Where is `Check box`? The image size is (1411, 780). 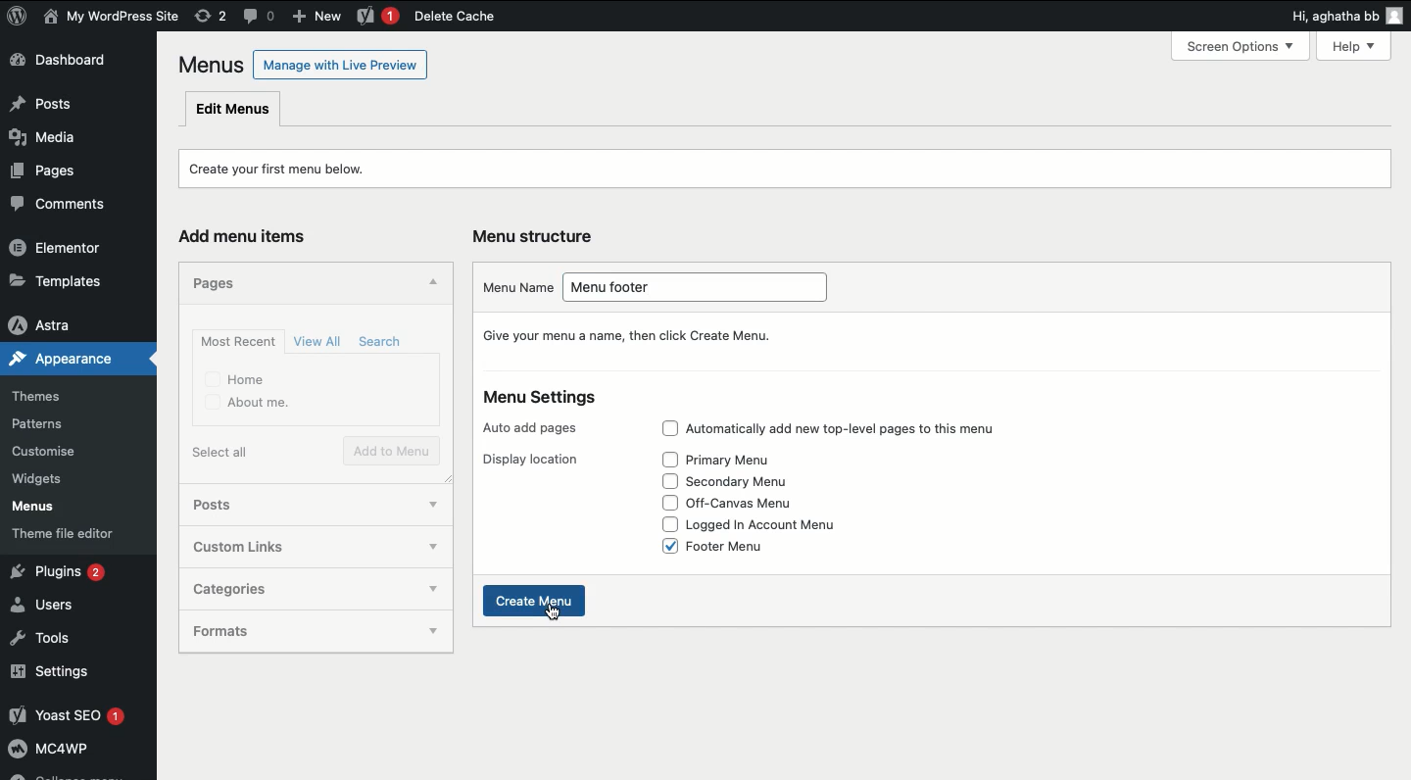 Check box is located at coordinates (663, 525).